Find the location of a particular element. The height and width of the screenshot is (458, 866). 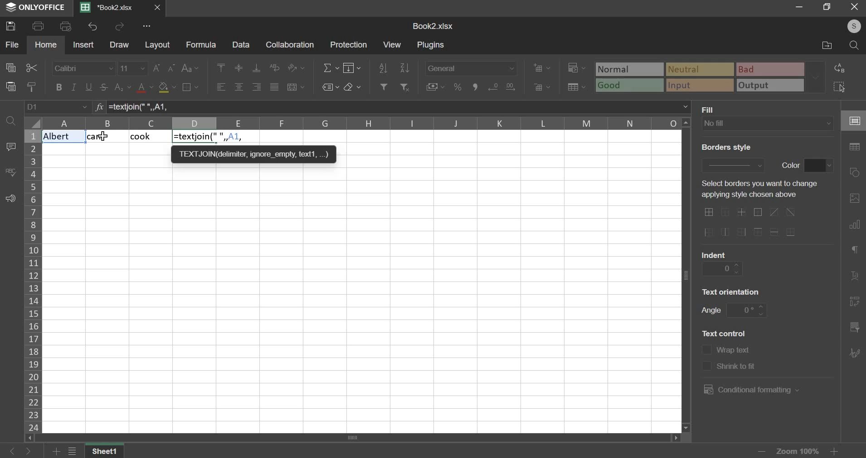

picture or video is located at coordinates (854, 199).